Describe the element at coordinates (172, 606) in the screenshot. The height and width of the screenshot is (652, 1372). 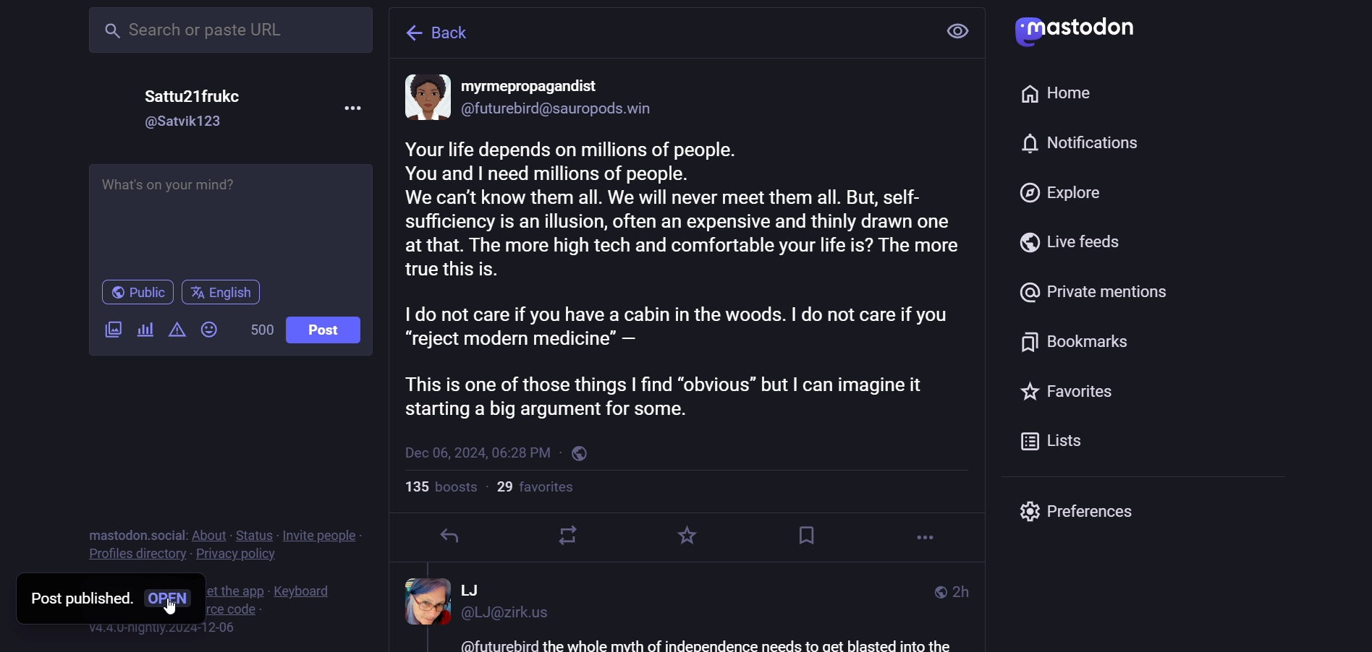
I see `cursor` at that location.